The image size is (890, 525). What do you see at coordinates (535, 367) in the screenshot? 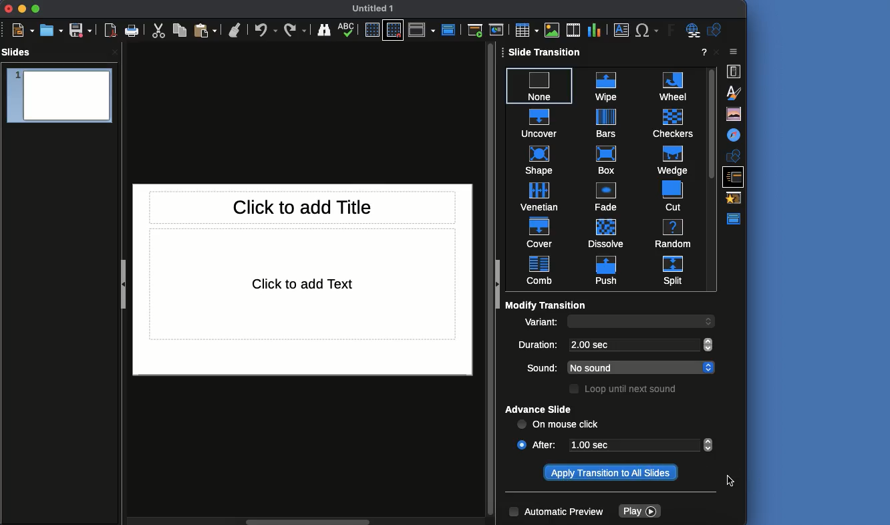
I see `sound:` at bounding box center [535, 367].